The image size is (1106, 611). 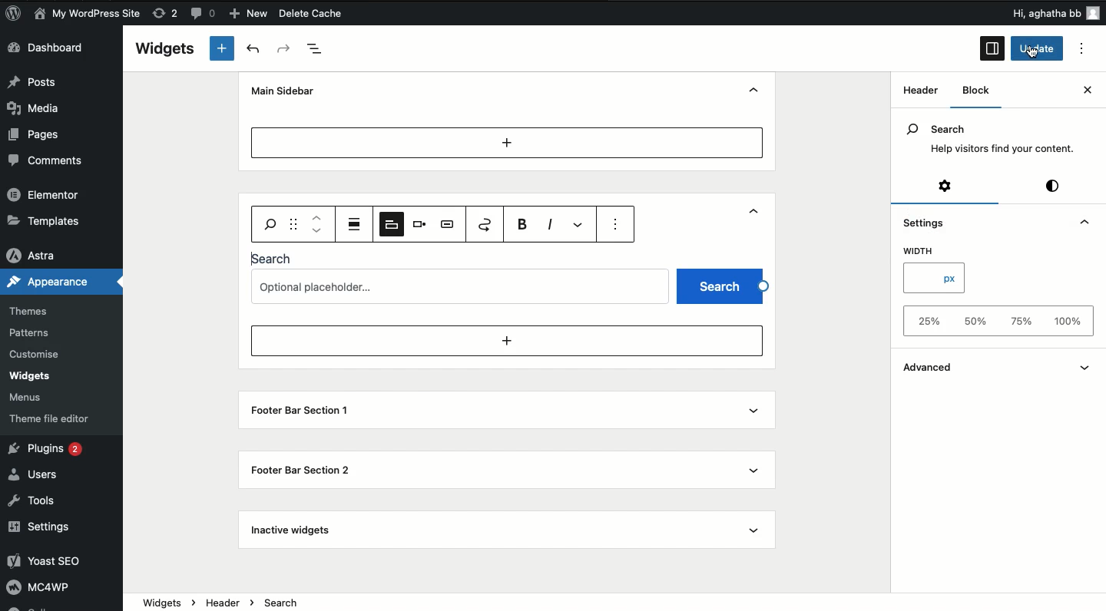 I want to click on Yoast SEO, so click(x=56, y=563).